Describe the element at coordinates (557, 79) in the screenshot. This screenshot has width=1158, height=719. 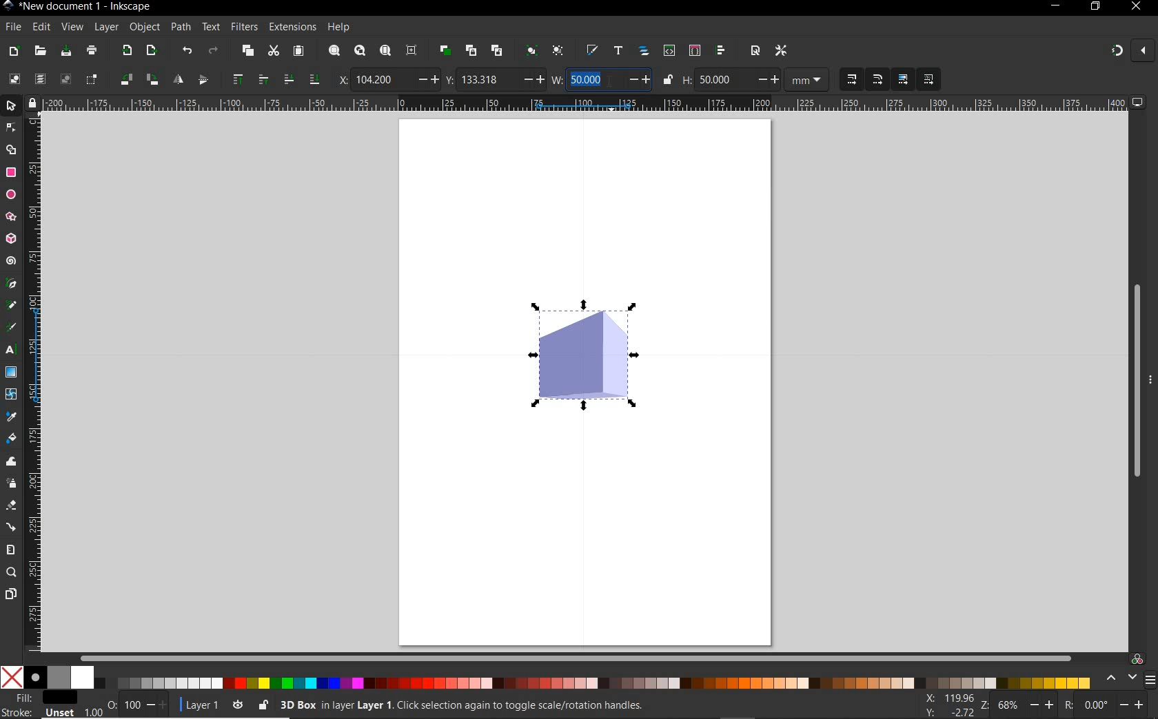
I see `w` at that location.